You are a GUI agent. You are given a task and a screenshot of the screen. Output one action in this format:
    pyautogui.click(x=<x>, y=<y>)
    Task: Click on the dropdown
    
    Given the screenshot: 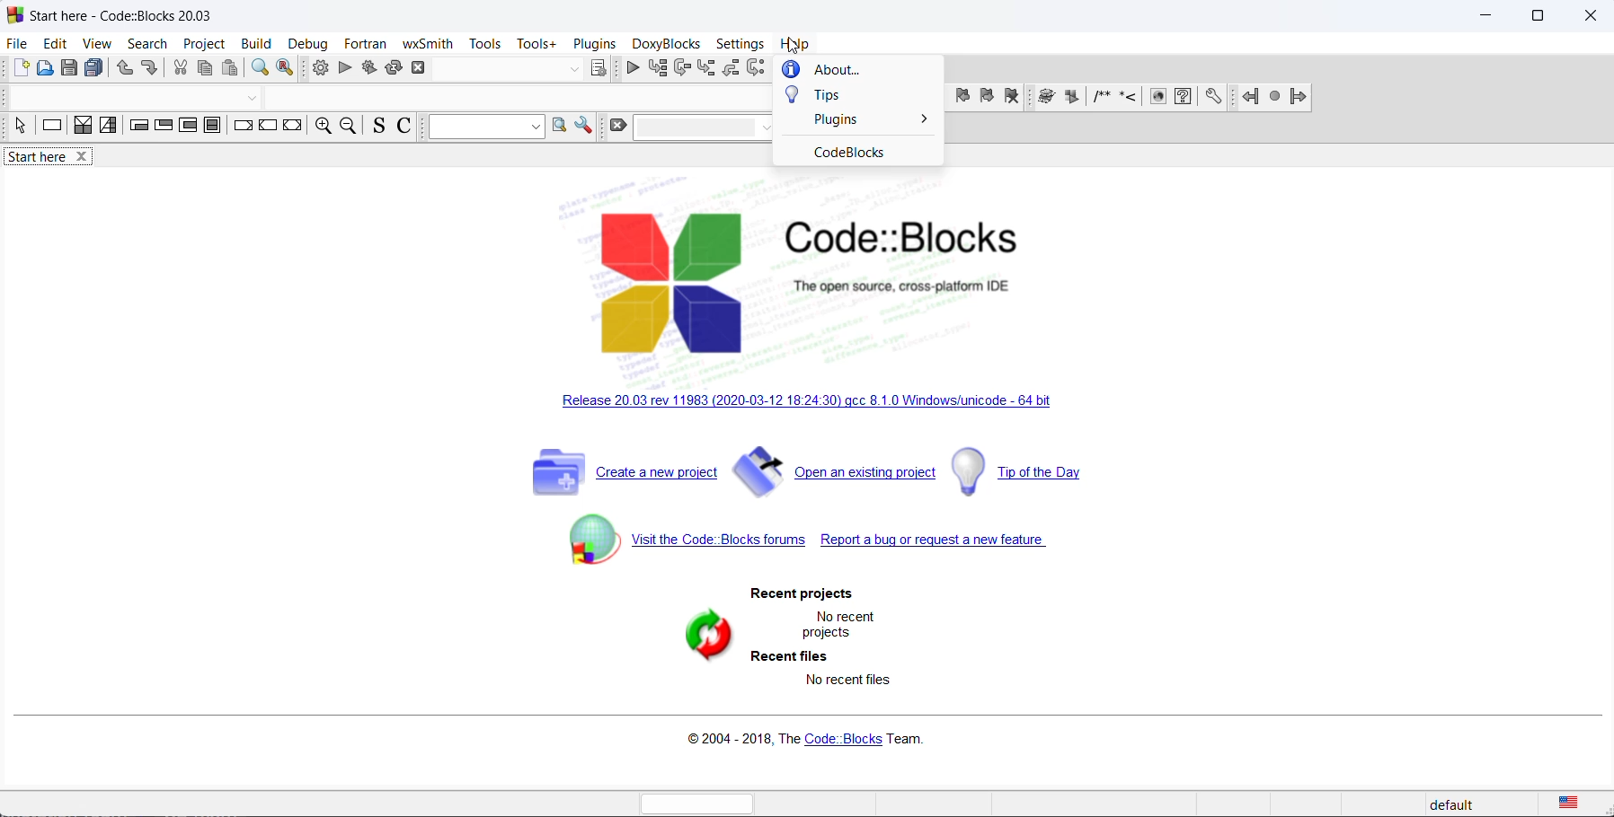 What is the action you would take?
    pyautogui.click(x=249, y=99)
    